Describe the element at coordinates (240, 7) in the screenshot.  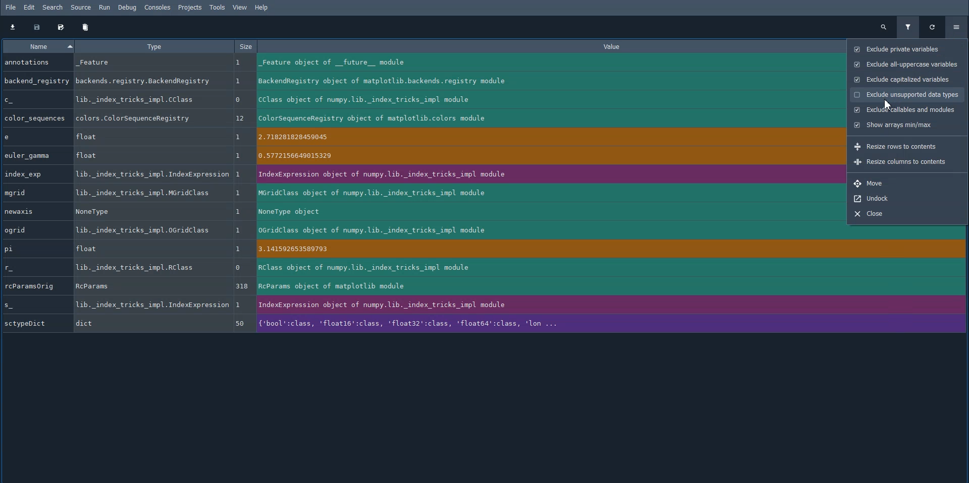
I see `View` at that location.